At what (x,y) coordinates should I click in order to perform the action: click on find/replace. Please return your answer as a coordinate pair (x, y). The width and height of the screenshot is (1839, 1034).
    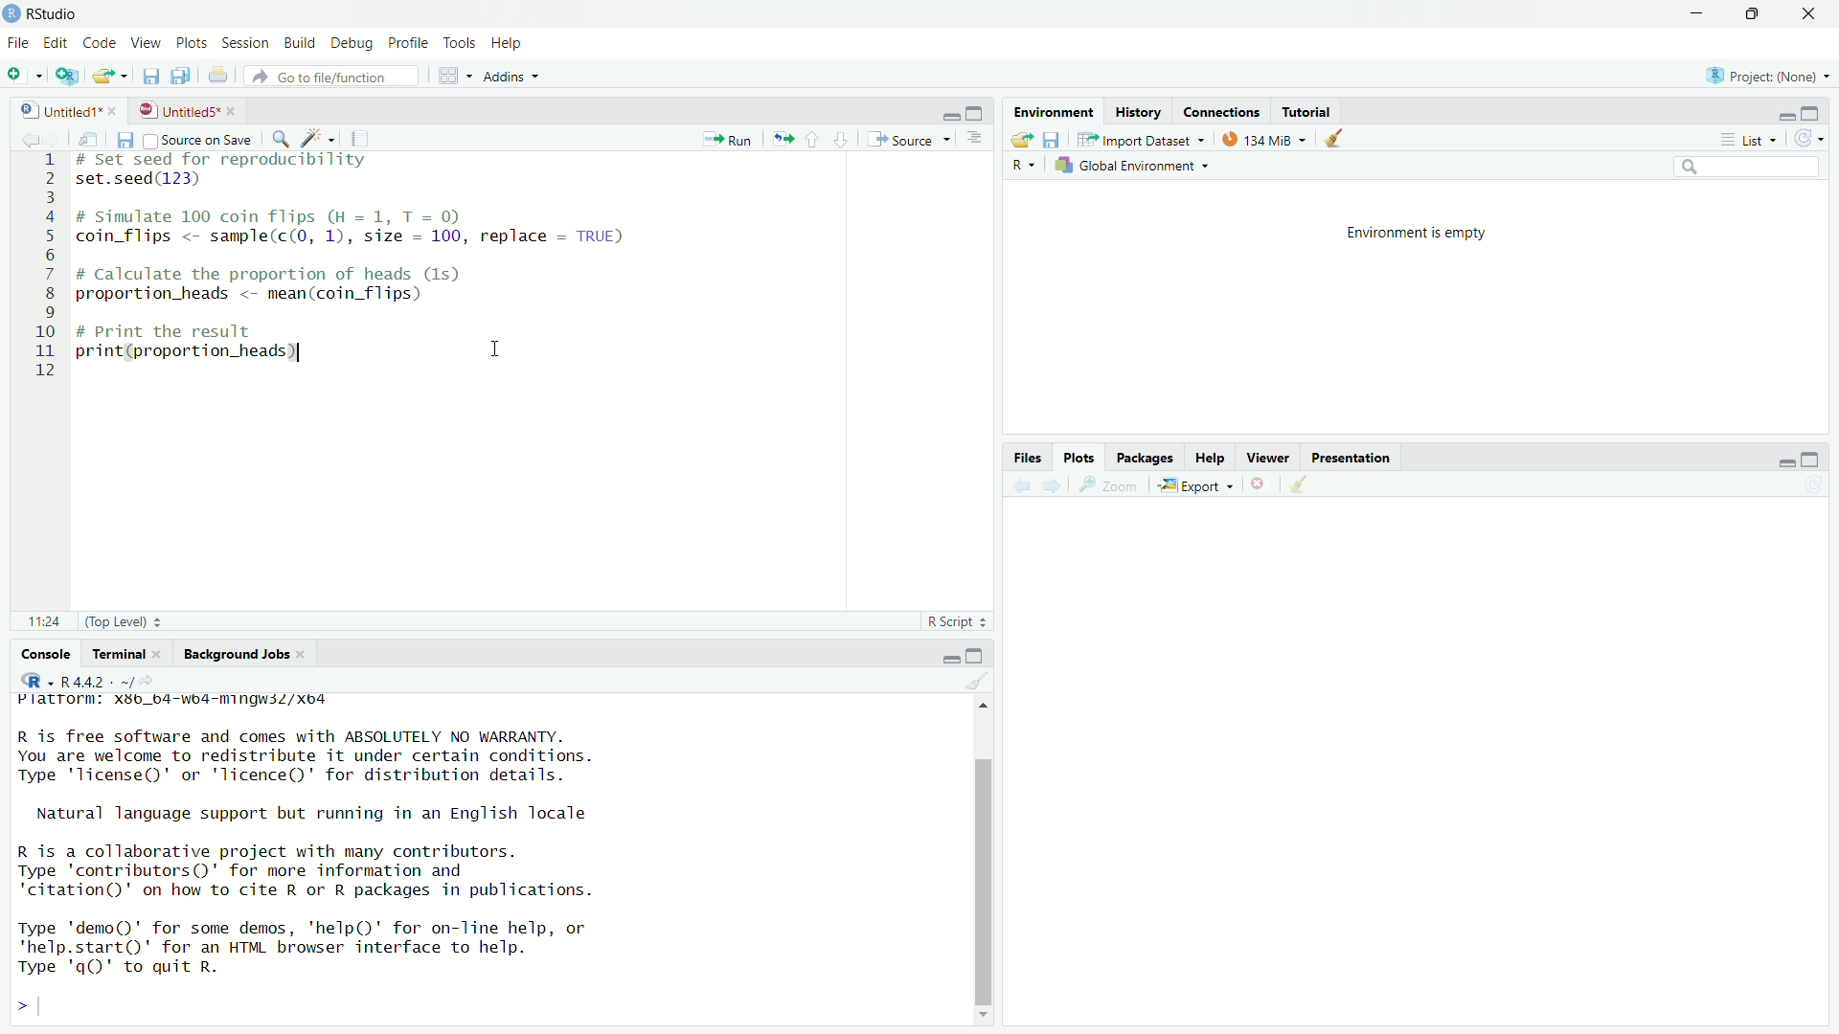
    Looking at the image, I should click on (281, 138).